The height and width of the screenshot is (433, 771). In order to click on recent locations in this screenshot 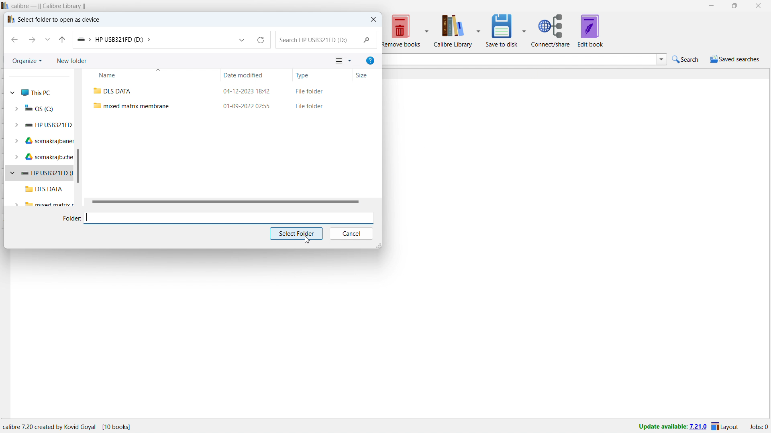, I will do `click(47, 39)`.